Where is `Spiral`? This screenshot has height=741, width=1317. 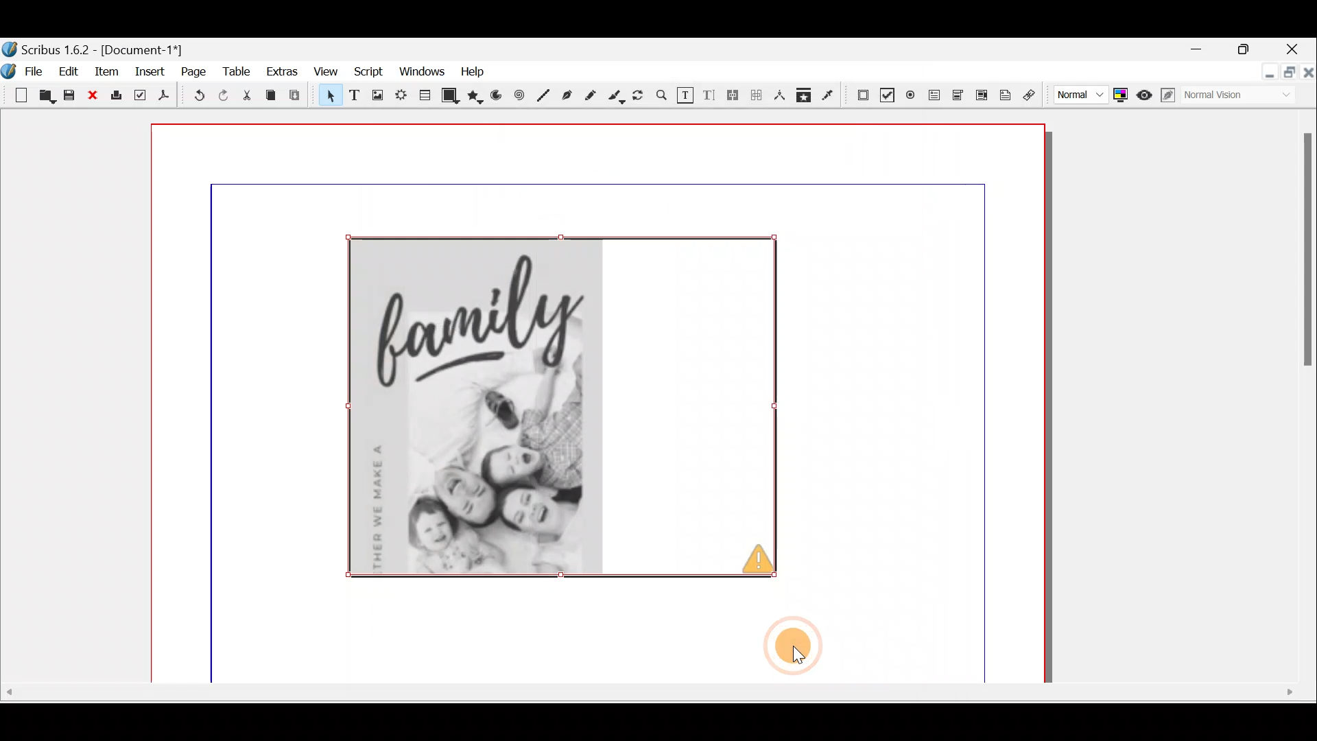 Spiral is located at coordinates (517, 94).